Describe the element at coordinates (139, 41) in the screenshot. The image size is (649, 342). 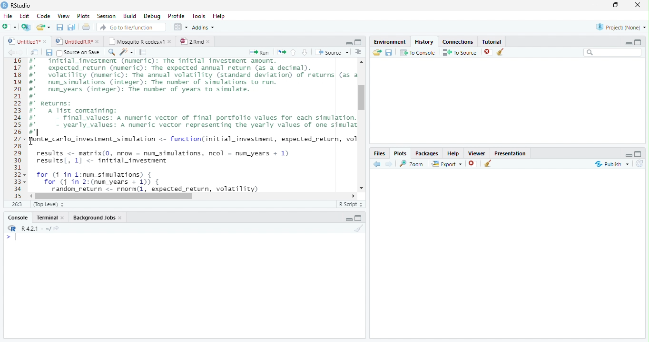
I see `Mosquito R codes.v1` at that location.